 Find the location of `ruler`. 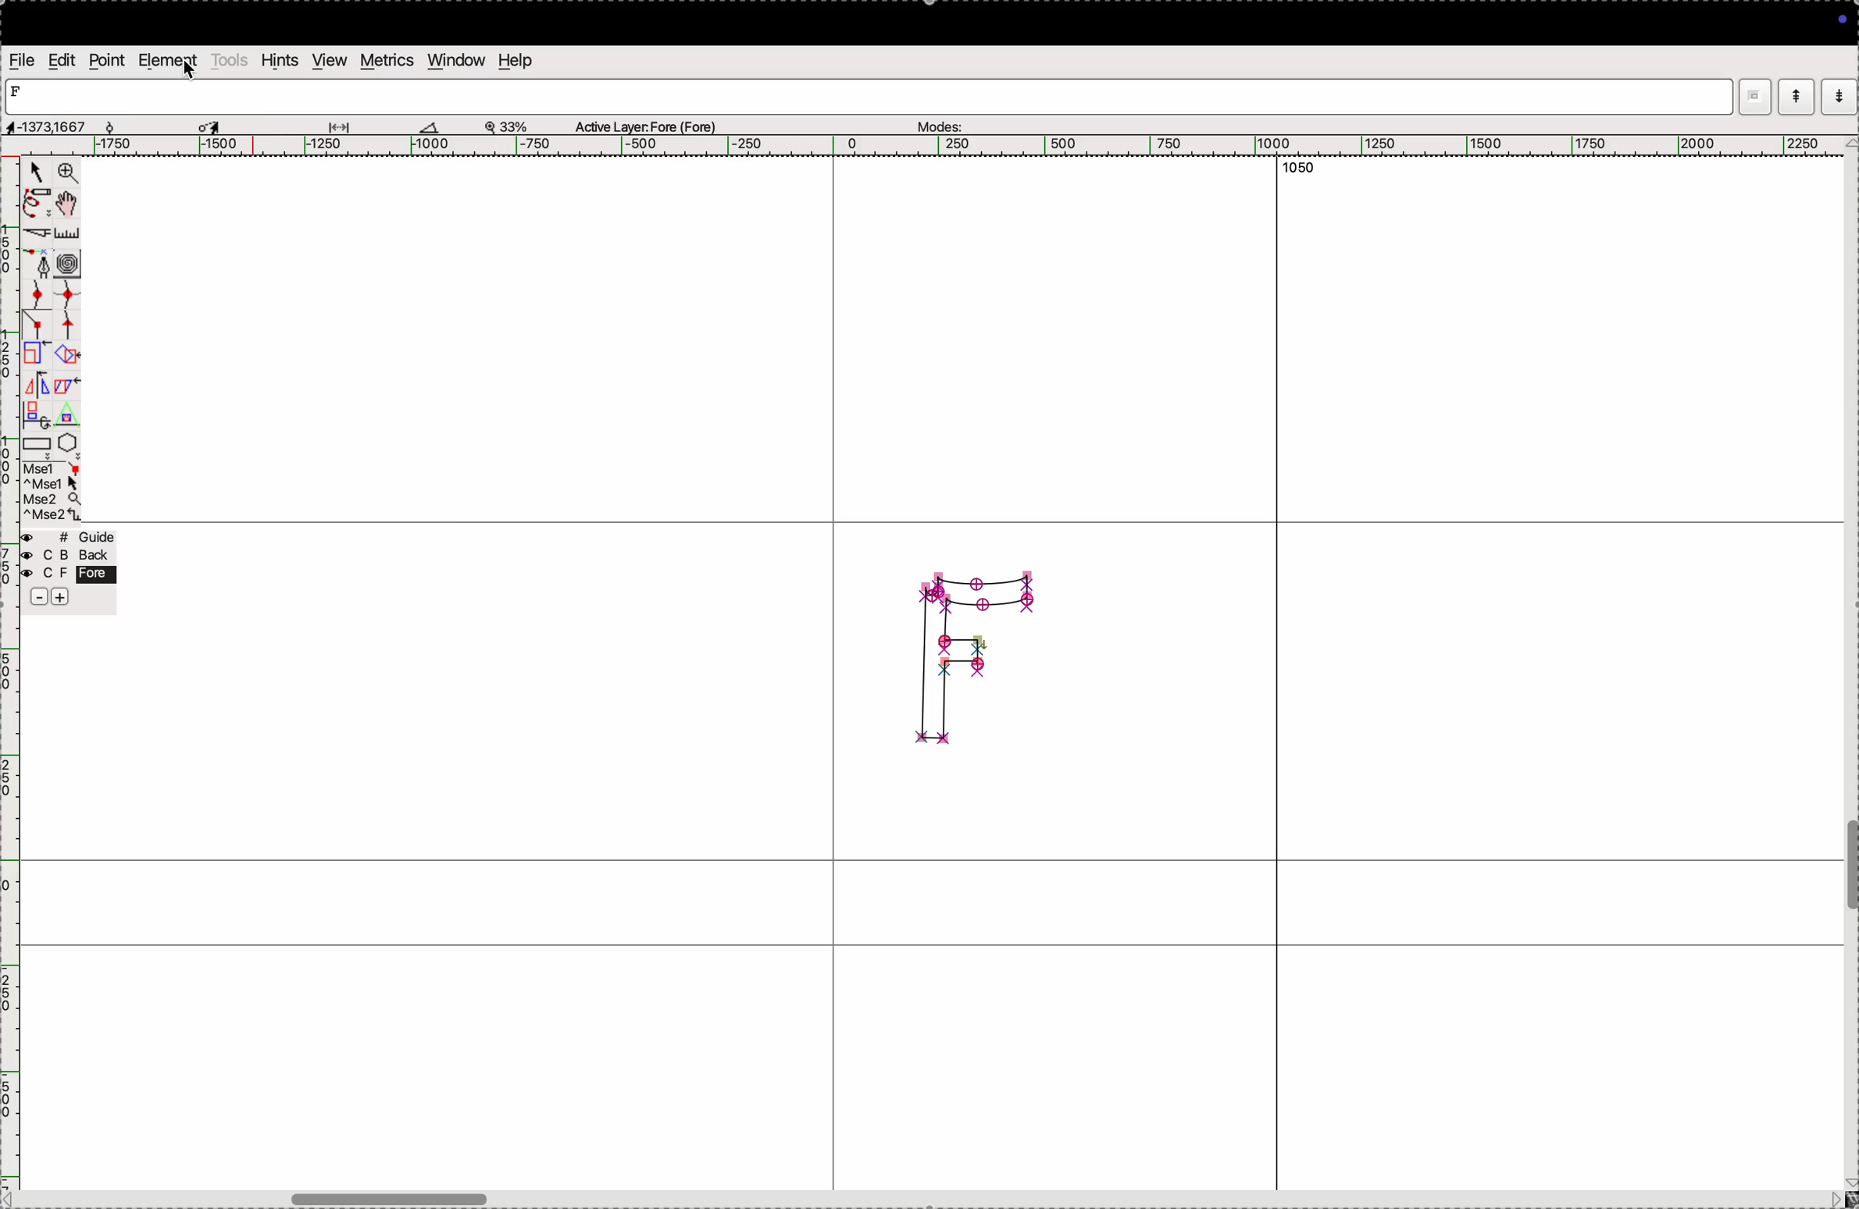

ruler is located at coordinates (76, 234).